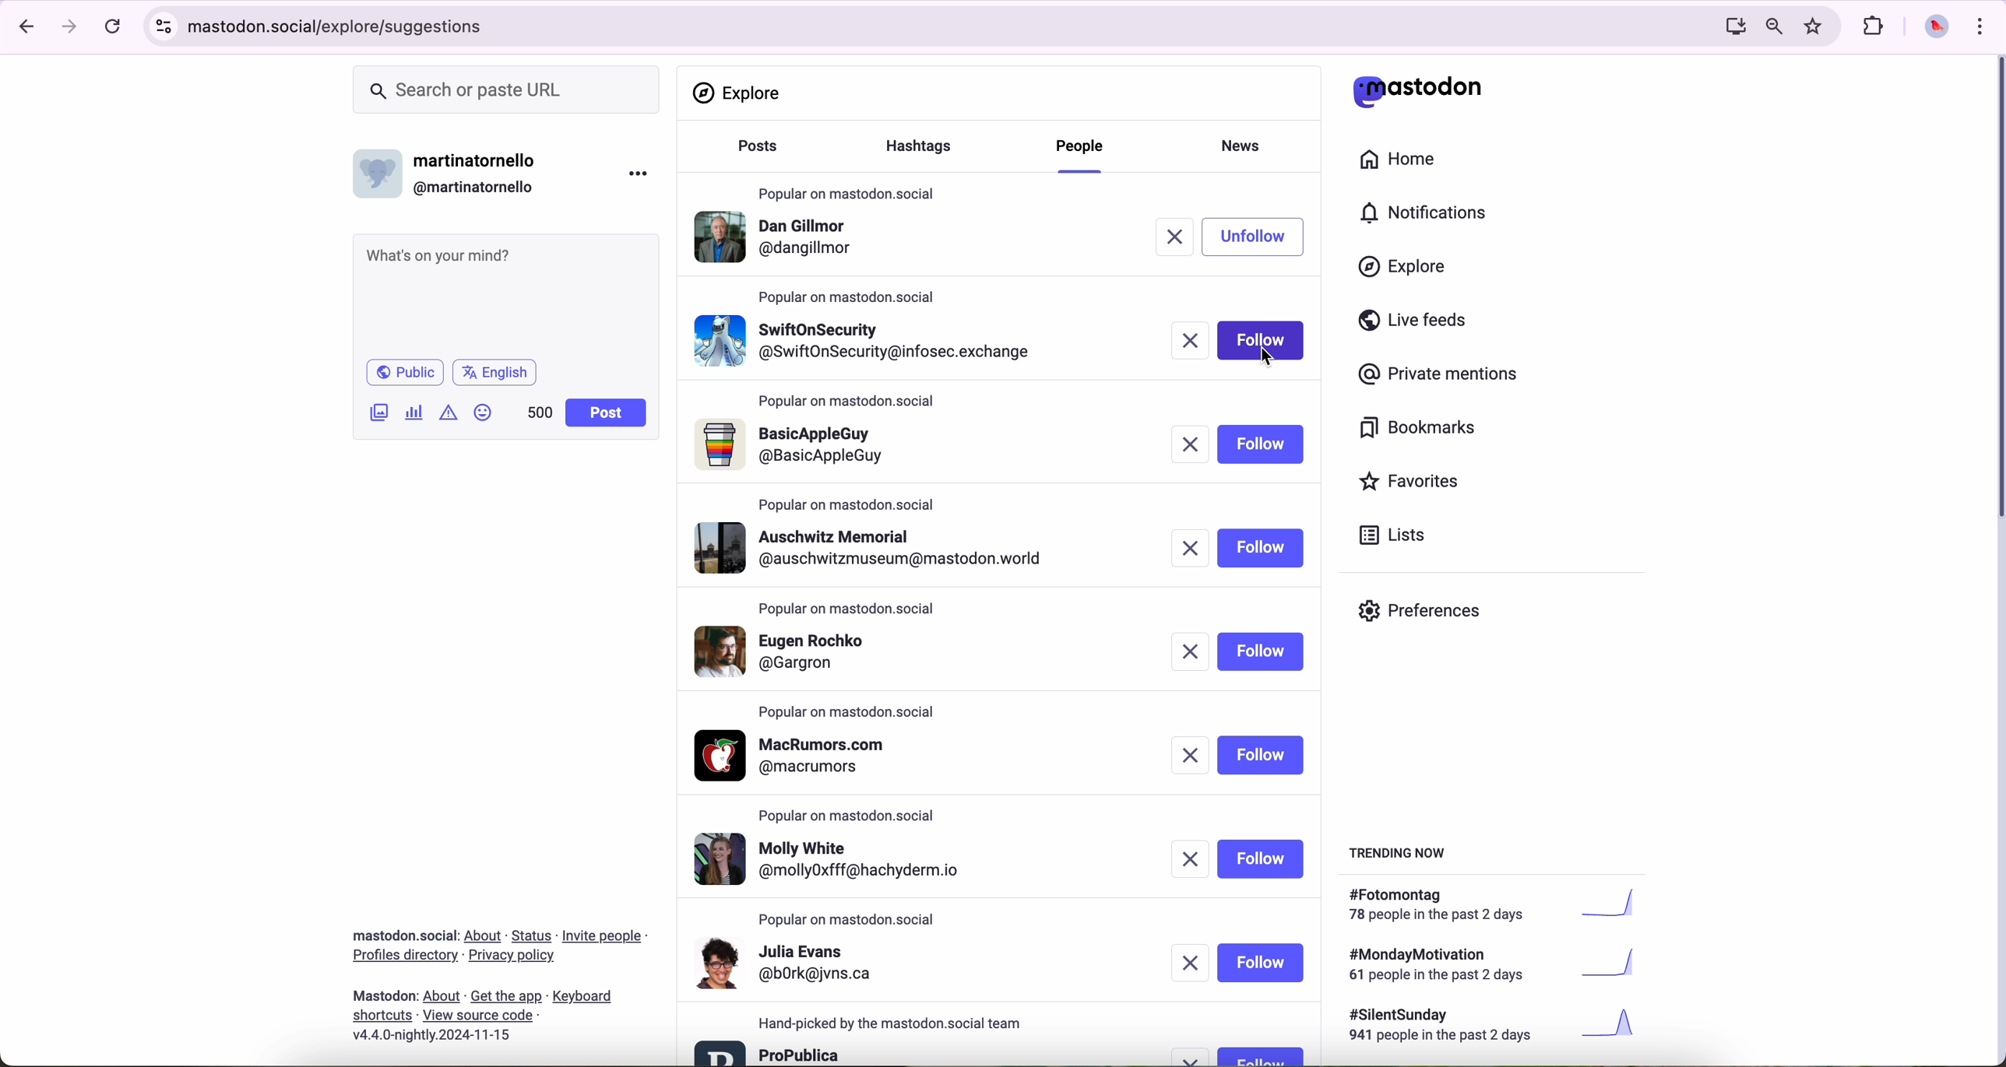  I want to click on notifications, so click(1431, 214).